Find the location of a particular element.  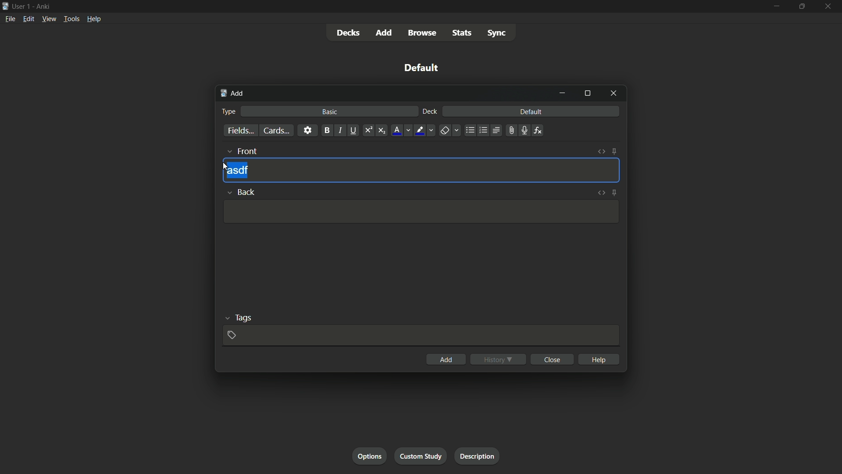

cursor is located at coordinates (225, 166).